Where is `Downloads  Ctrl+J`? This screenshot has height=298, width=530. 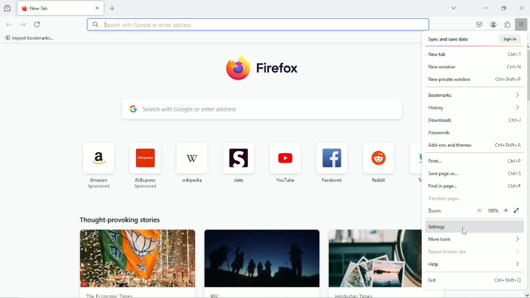 Downloads  Ctrl+J is located at coordinates (475, 119).